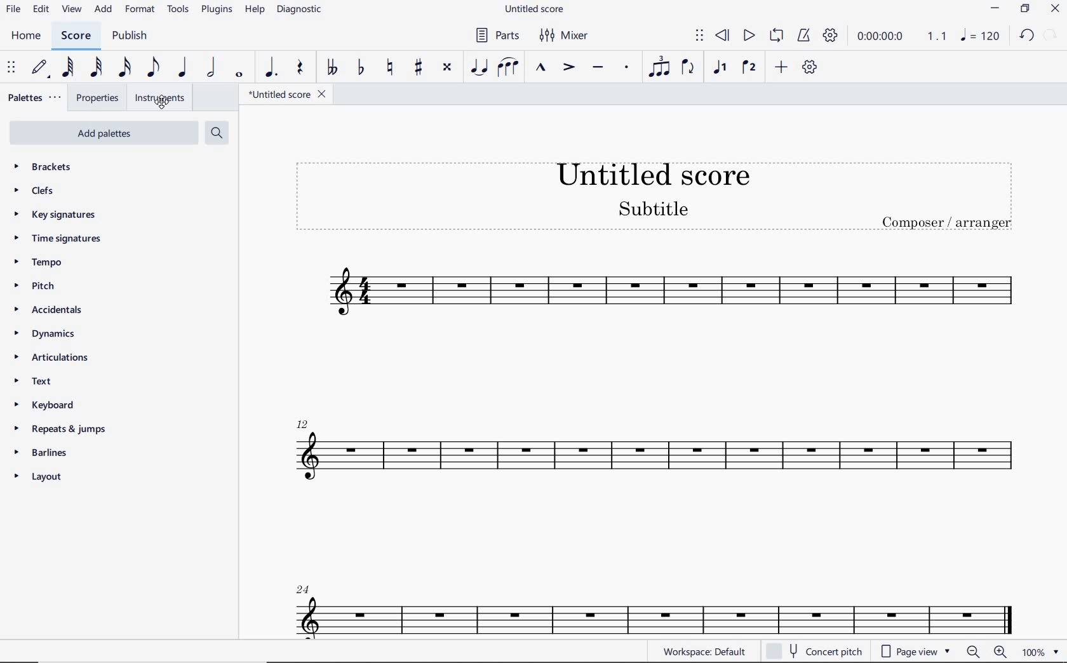  I want to click on VOICE 1, so click(719, 69).